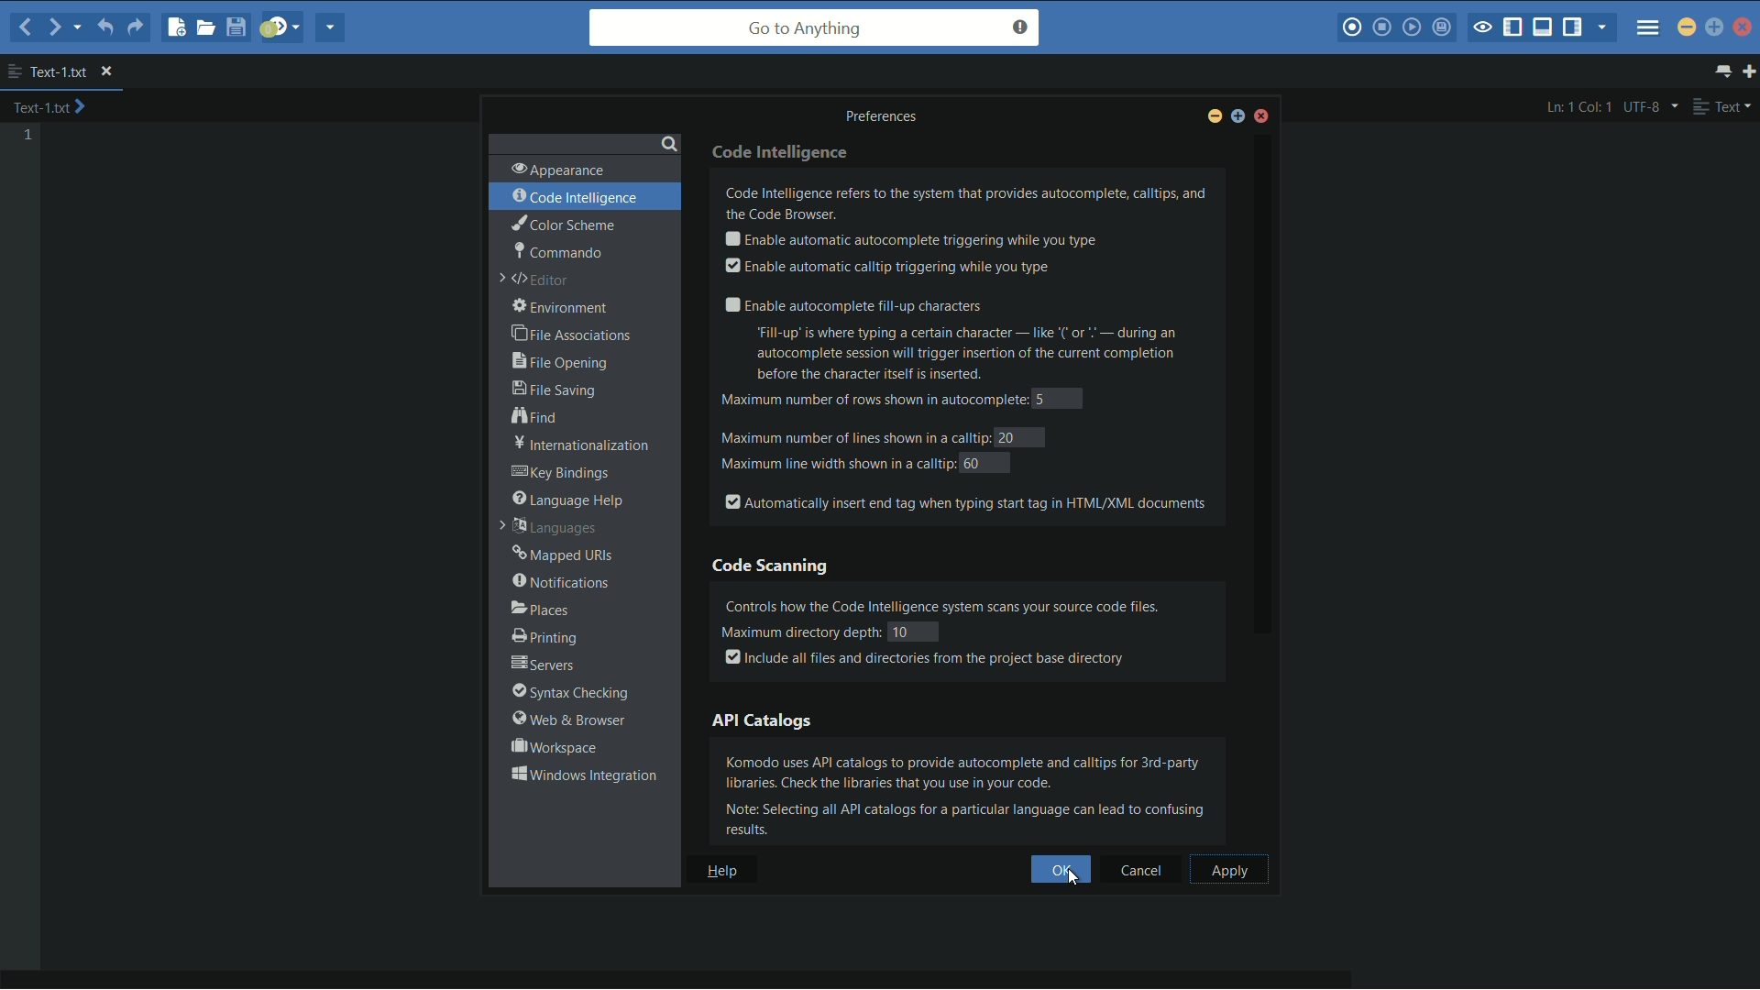 The width and height of the screenshot is (1760, 990). I want to click on window interactions, so click(582, 775).